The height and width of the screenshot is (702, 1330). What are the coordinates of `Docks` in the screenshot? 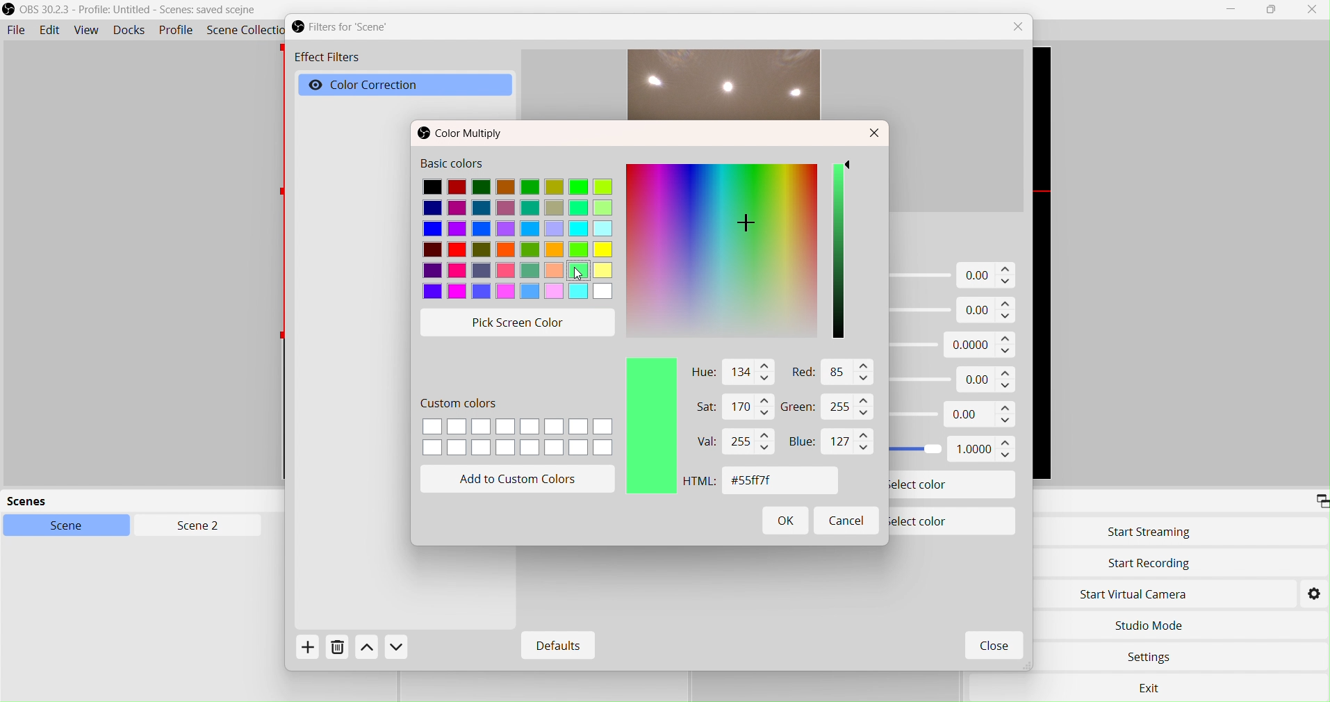 It's located at (133, 31).